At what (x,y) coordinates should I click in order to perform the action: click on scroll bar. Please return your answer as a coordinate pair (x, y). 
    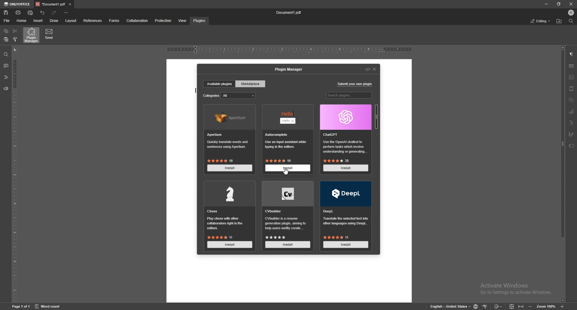
    Looking at the image, I should click on (562, 174).